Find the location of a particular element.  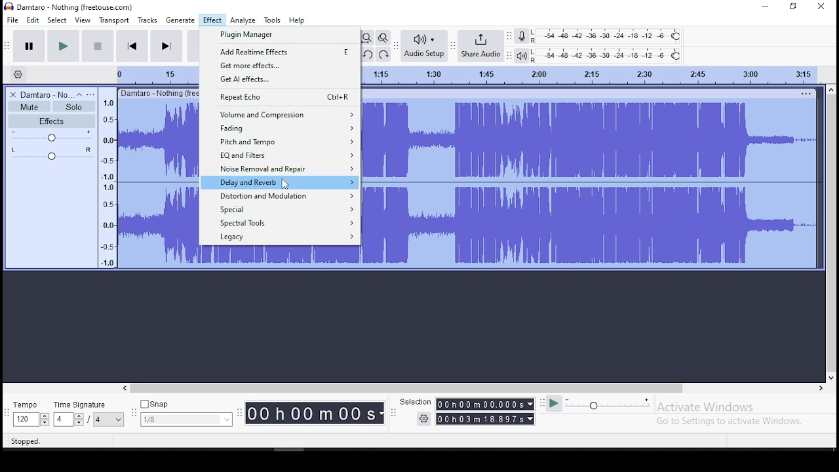

analyze is located at coordinates (243, 21).